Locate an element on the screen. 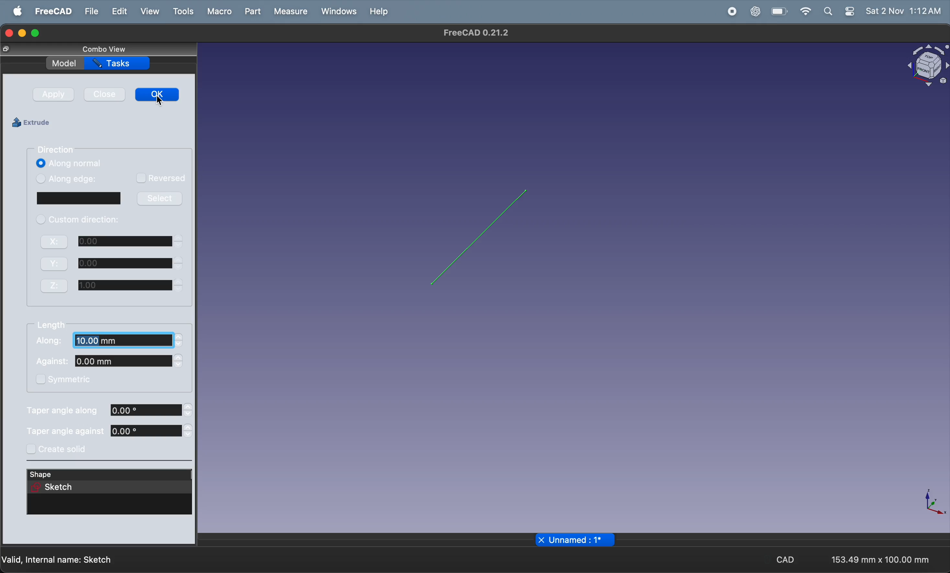 Image resolution: width=950 pixels, height=573 pixels. along normal is located at coordinates (71, 164).